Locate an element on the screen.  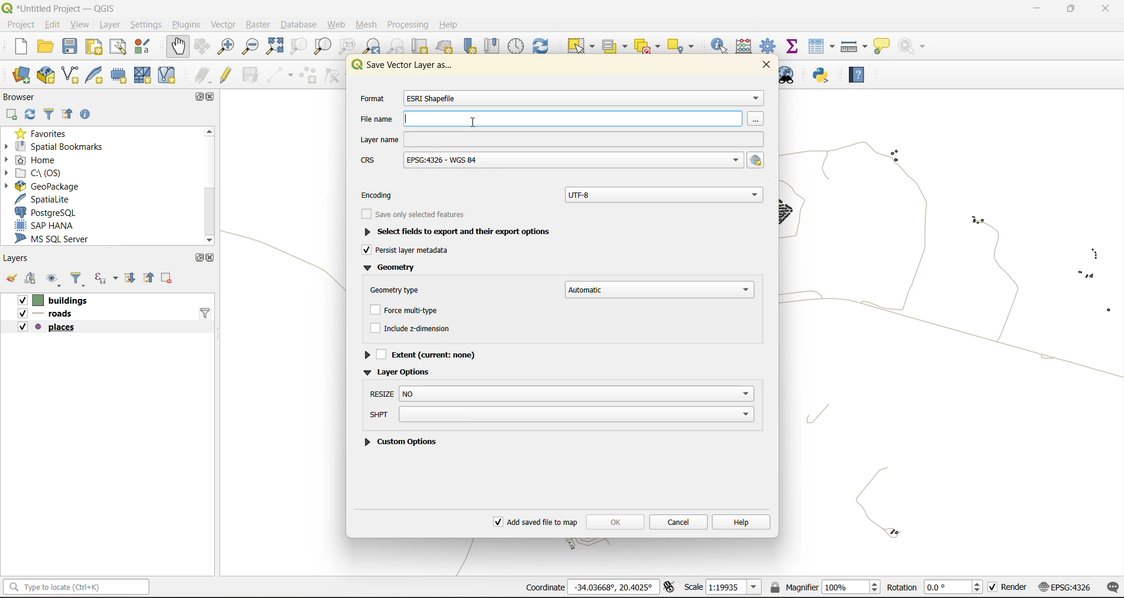
scroolbar is located at coordinates (211, 183).